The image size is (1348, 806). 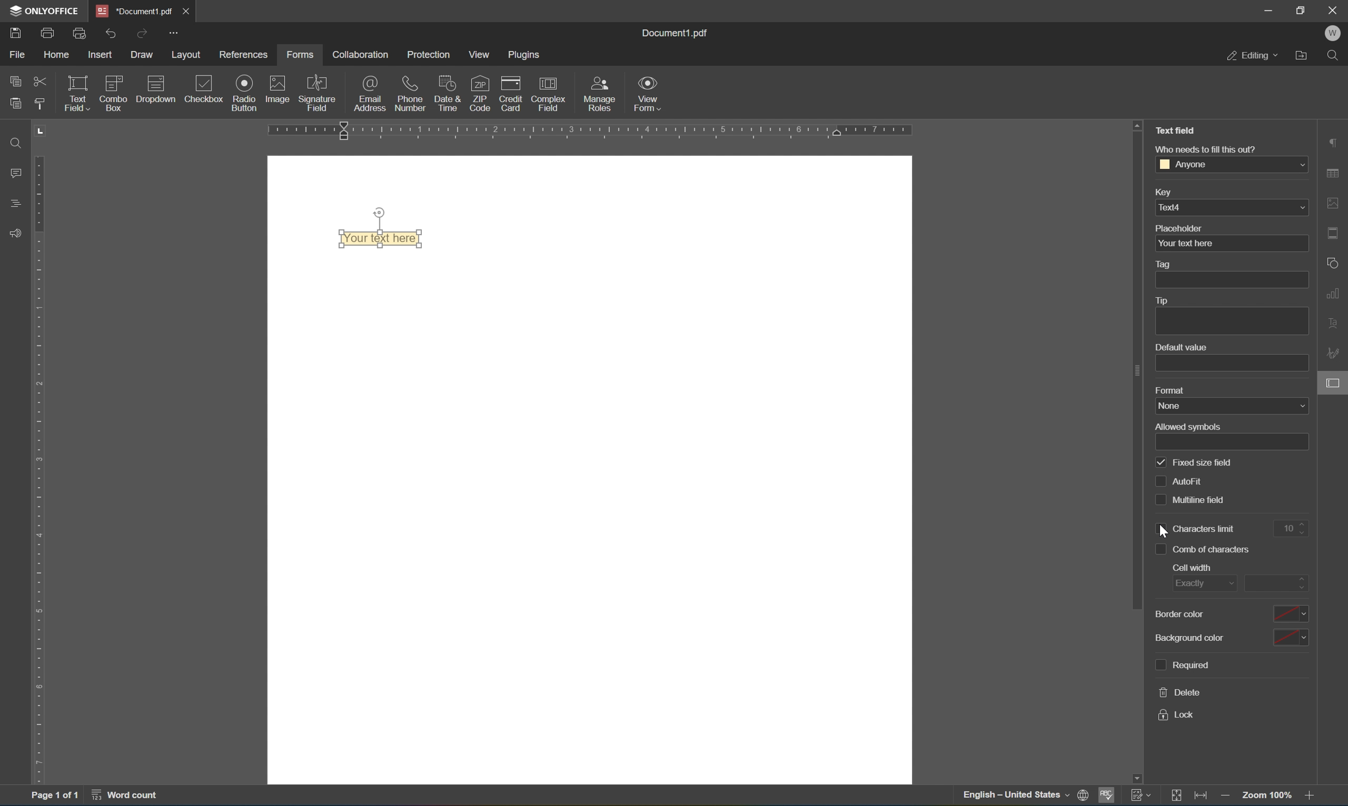 What do you see at coordinates (19, 55) in the screenshot?
I see `file` at bounding box center [19, 55].